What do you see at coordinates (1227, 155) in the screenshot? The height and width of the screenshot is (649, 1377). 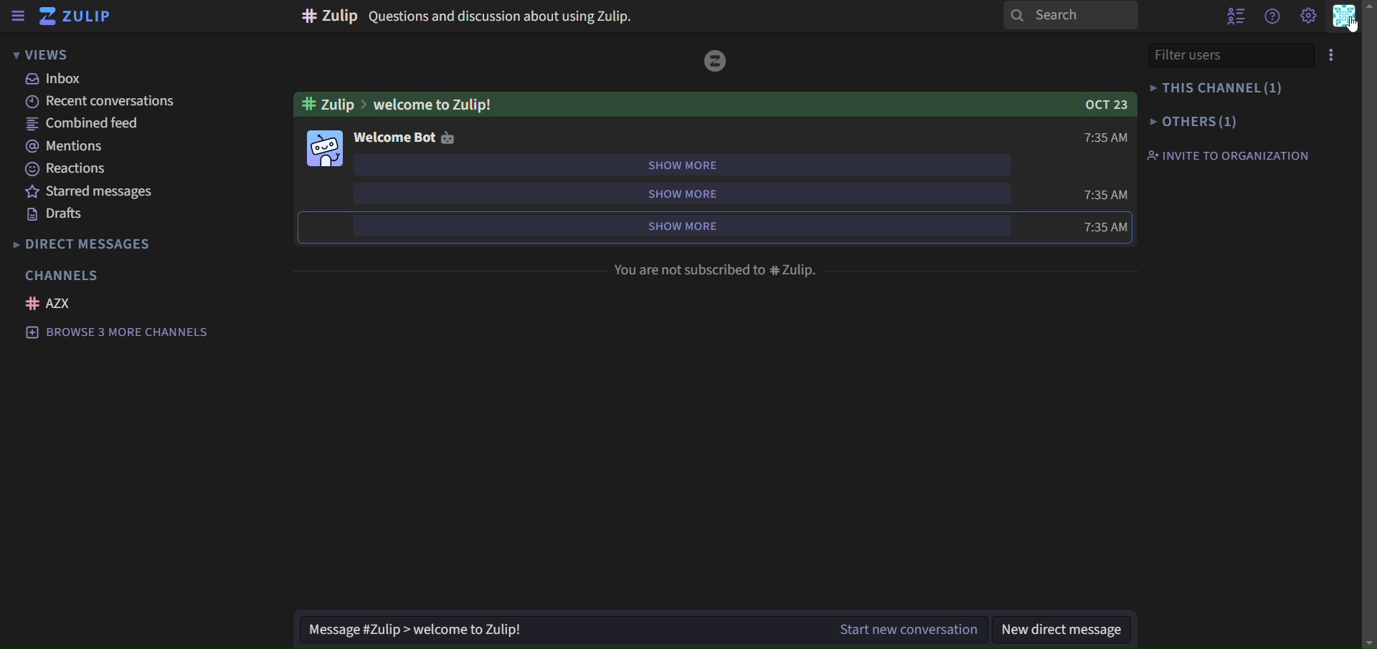 I see `invite to organisation` at bounding box center [1227, 155].